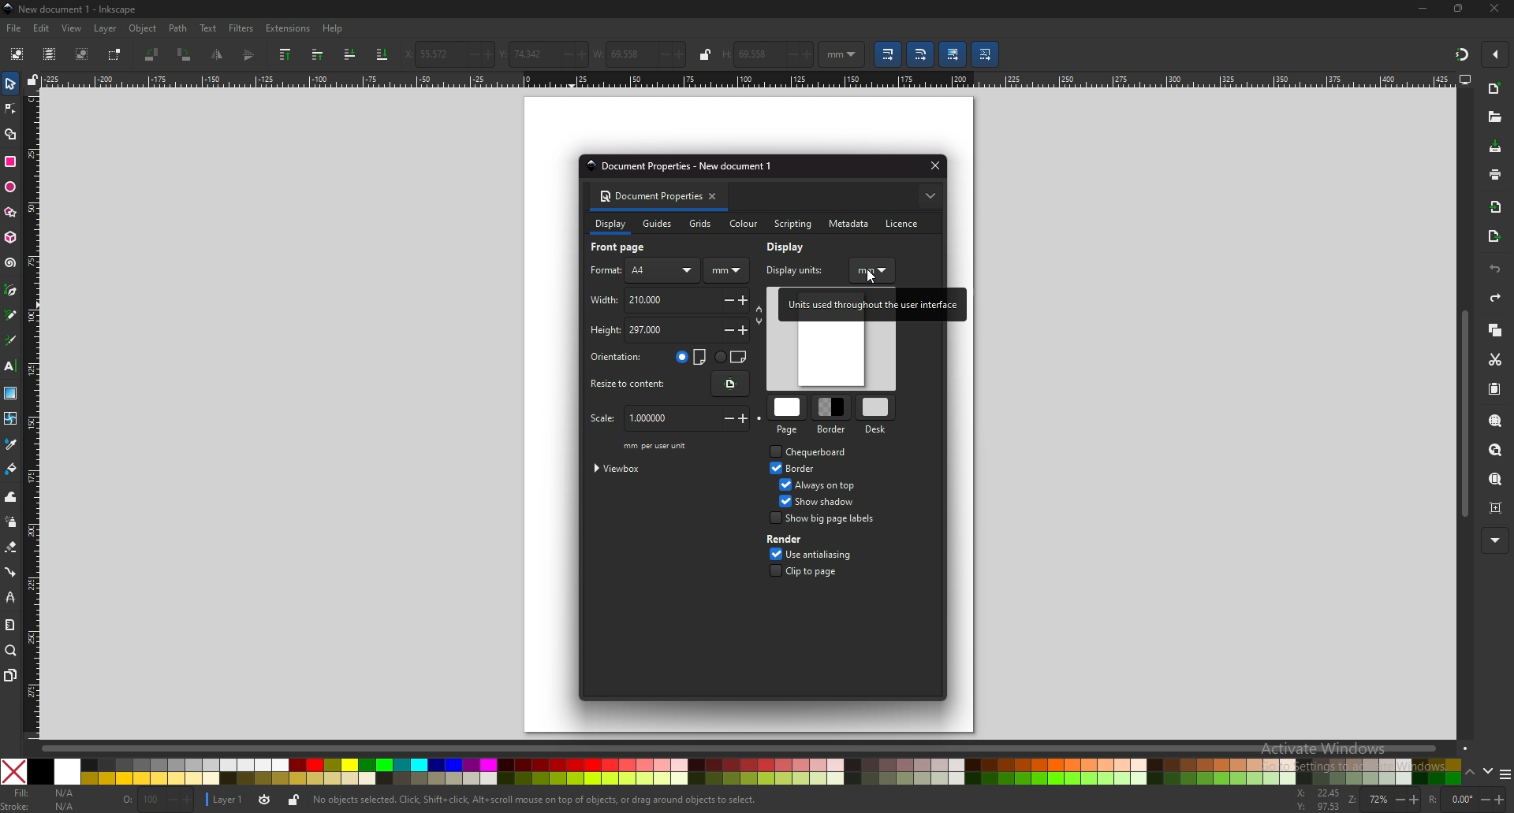  Describe the element at coordinates (11, 522) in the screenshot. I see `spray` at that location.